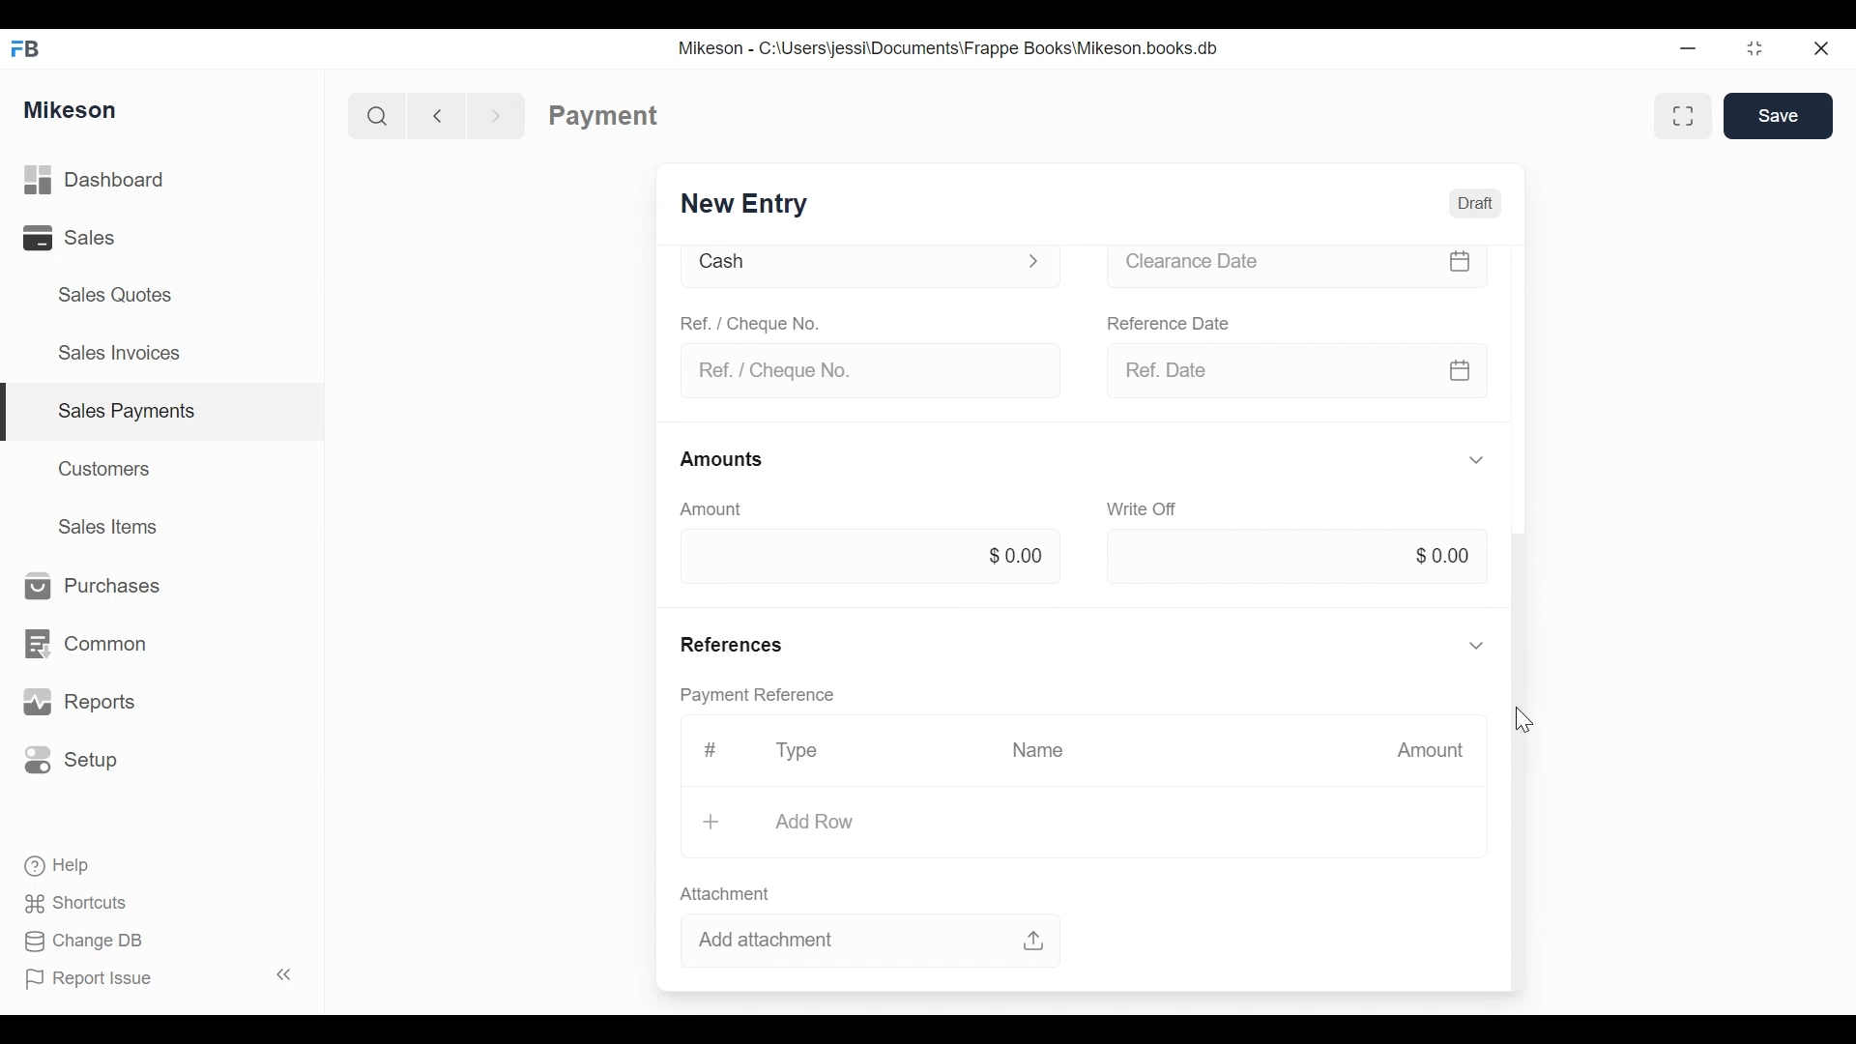  I want to click on Common, so click(96, 634).